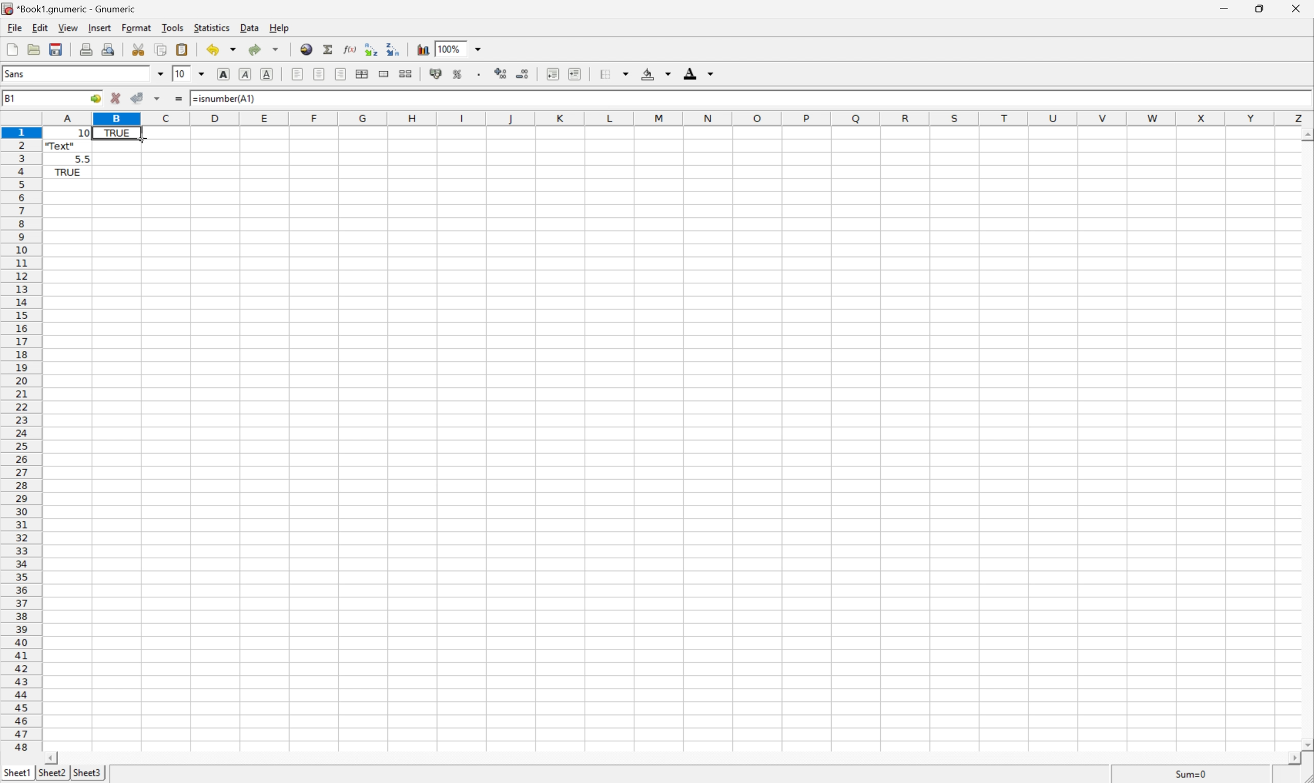 The width and height of the screenshot is (1314, 783). Describe the element at coordinates (13, 26) in the screenshot. I see `File` at that location.